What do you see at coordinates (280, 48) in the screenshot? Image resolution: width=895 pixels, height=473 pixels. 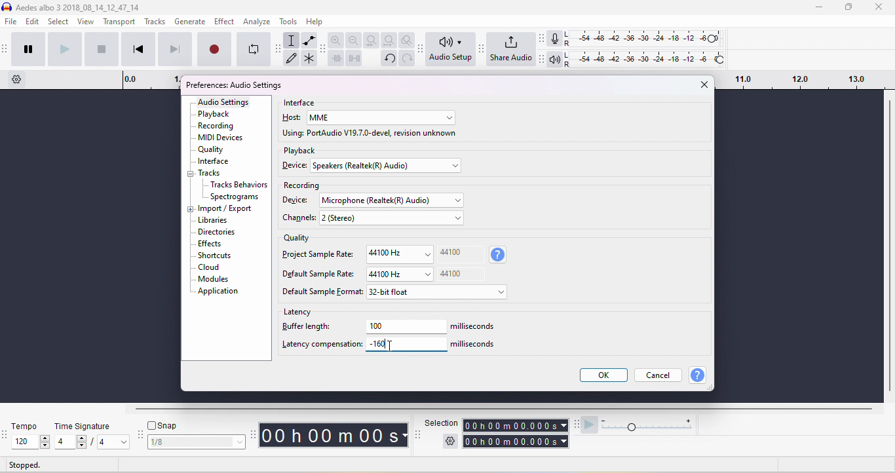 I see `audacity tools toolbar` at bounding box center [280, 48].